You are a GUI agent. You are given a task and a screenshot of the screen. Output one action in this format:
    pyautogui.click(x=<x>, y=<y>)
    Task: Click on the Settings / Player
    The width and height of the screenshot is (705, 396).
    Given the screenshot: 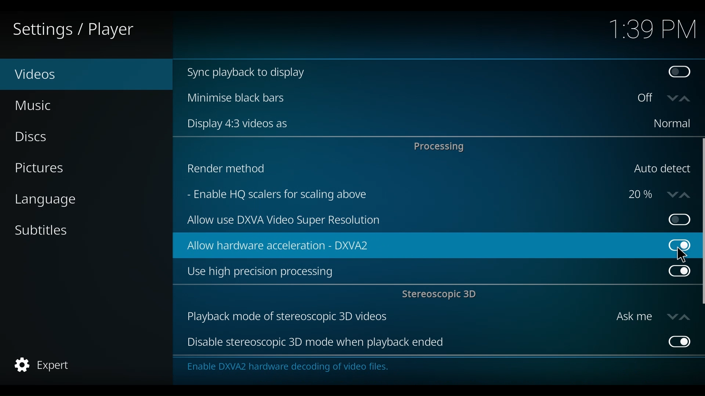 What is the action you would take?
    pyautogui.click(x=79, y=29)
    